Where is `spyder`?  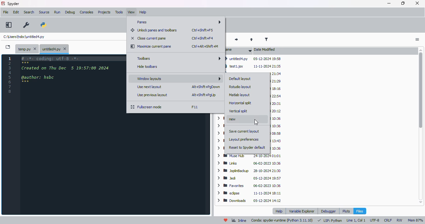 spyder is located at coordinates (14, 3).